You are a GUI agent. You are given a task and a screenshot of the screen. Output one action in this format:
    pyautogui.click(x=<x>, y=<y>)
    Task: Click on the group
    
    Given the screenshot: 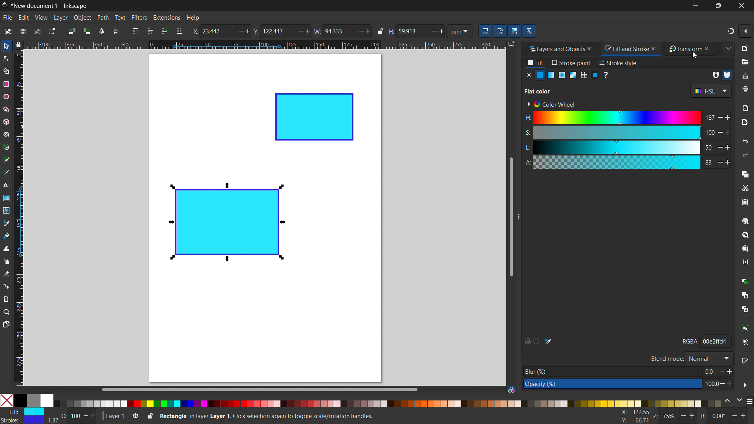 What is the action you would take?
    pyautogui.click(x=746, y=328)
    